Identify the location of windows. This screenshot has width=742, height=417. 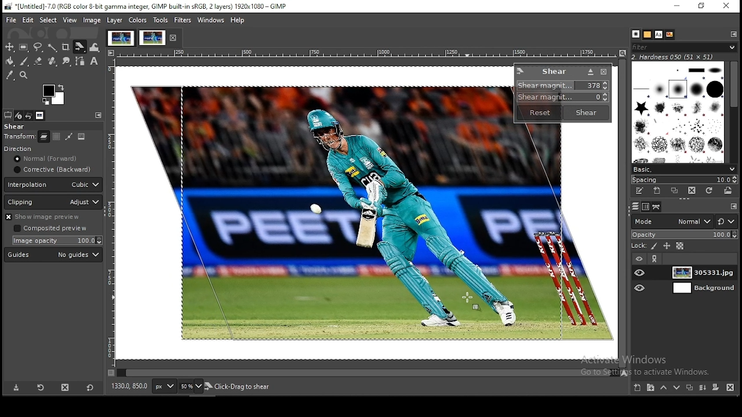
(212, 20).